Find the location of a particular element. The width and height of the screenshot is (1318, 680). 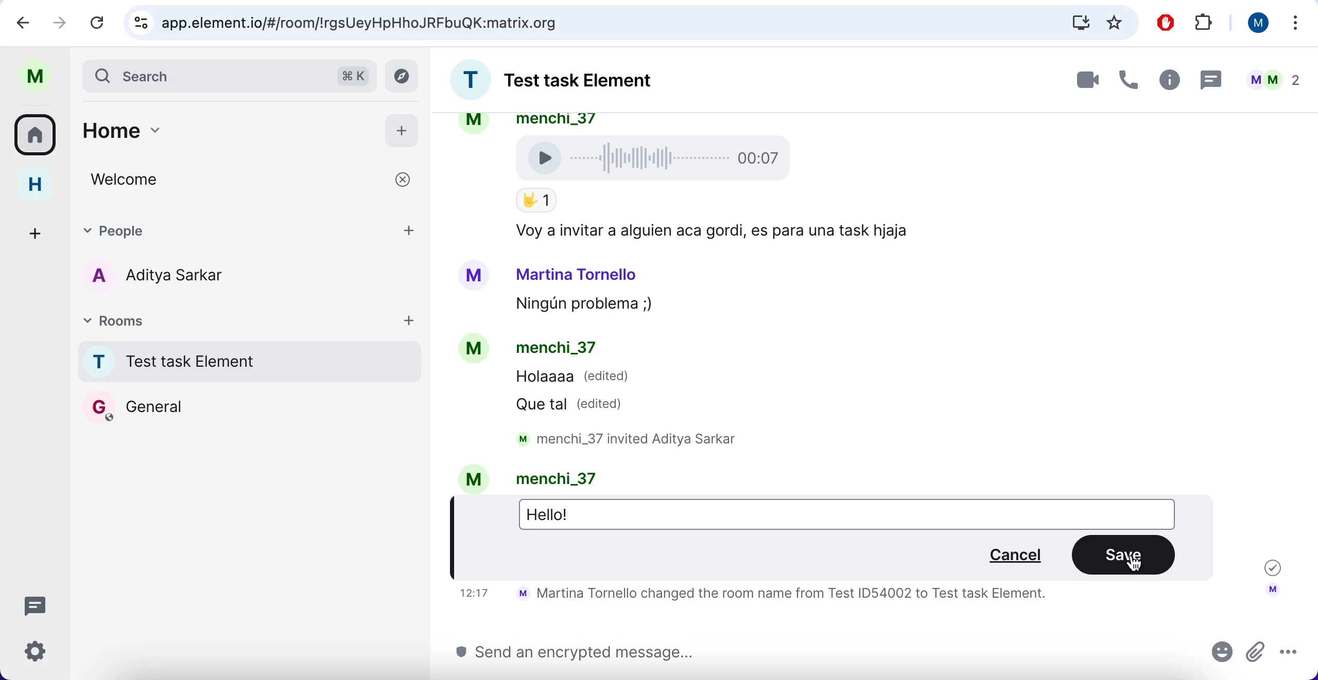

text is located at coordinates (777, 597).